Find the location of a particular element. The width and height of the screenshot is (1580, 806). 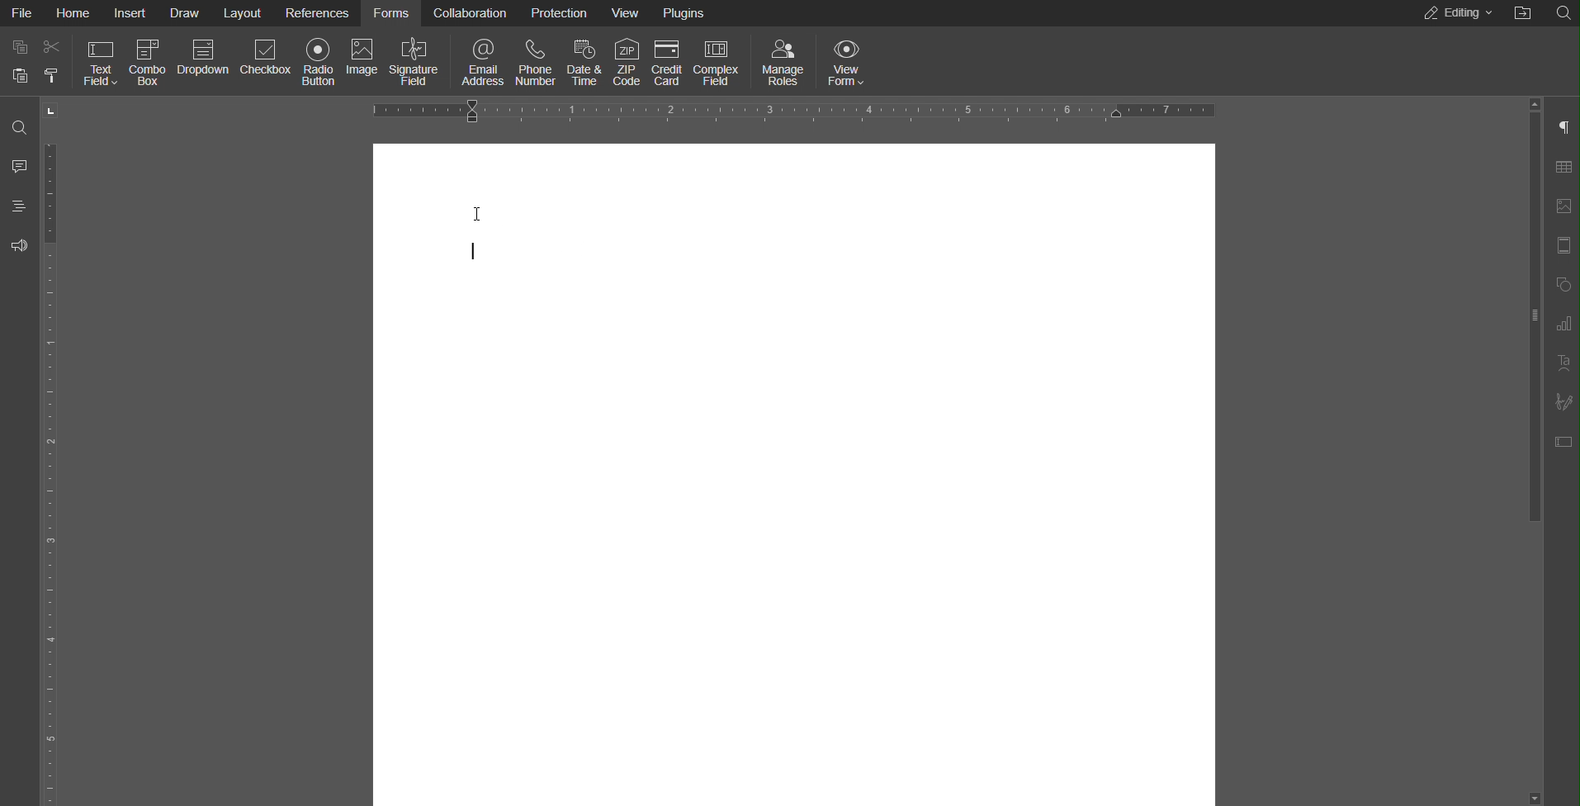

References is located at coordinates (319, 14).